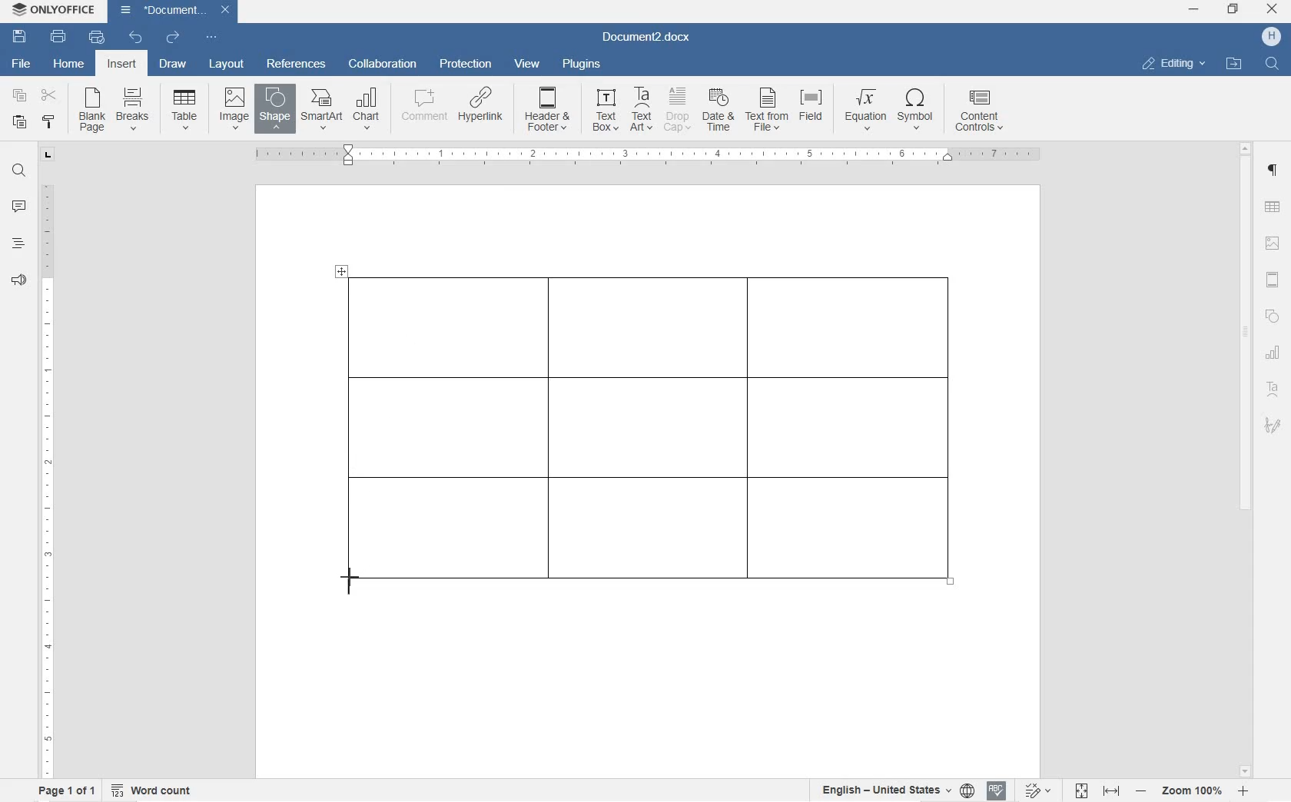  What do you see at coordinates (48, 96) in the screenshot?
I see `cut` at bounding box center [48, 96].